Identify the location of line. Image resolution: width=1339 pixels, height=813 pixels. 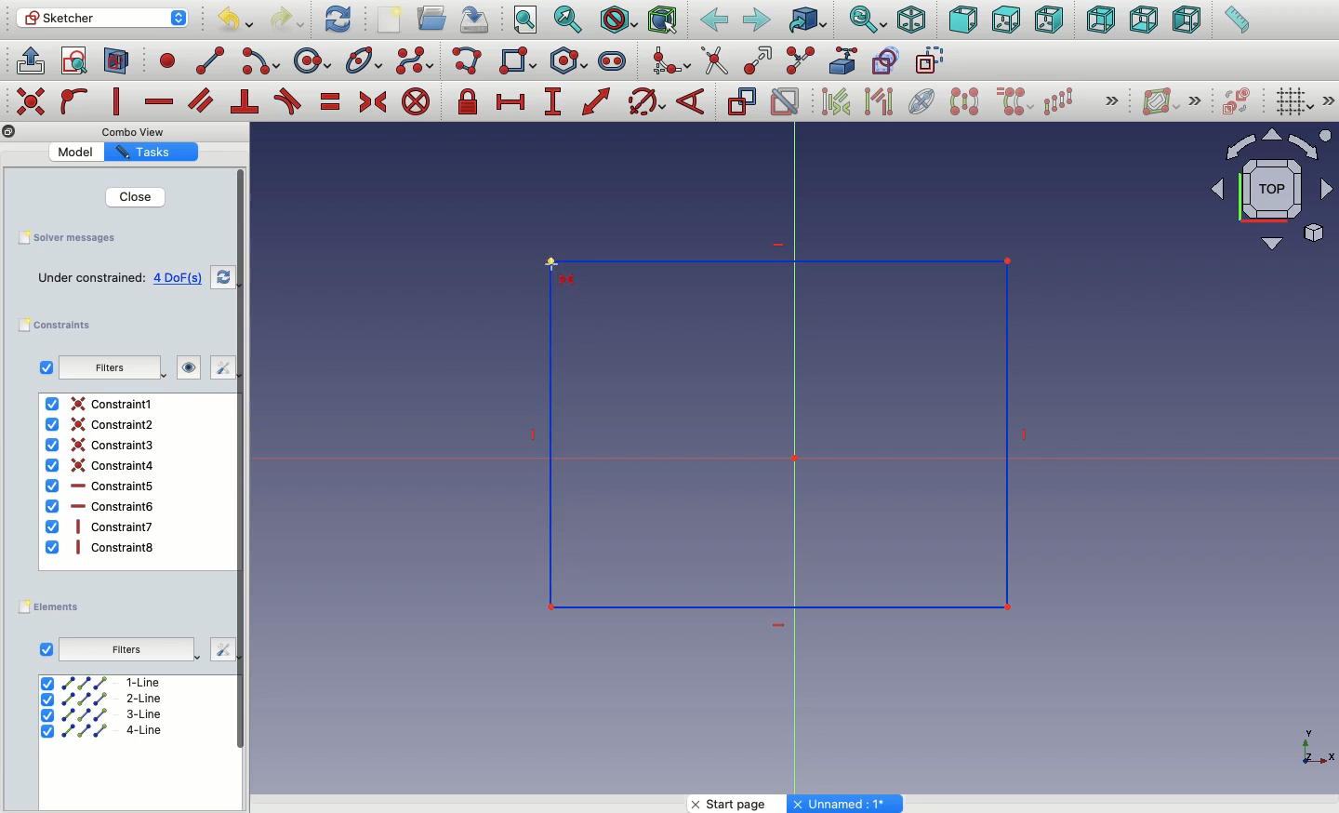
(211, 60).